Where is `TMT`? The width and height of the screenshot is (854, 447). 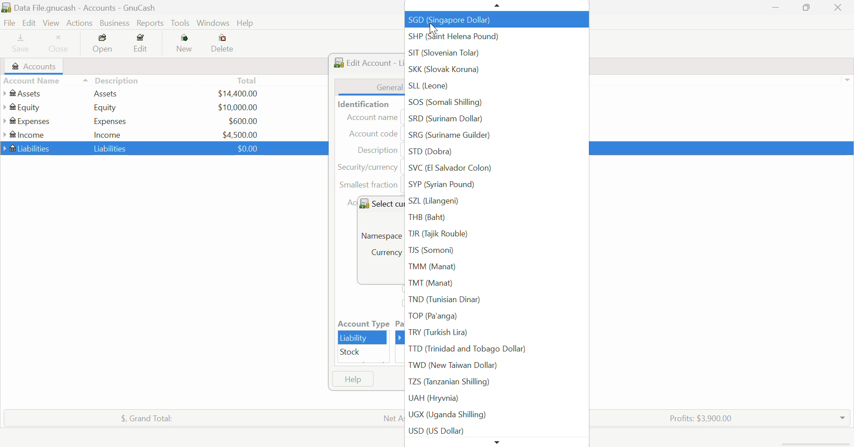 TMT is located at coordinates (495, 283).